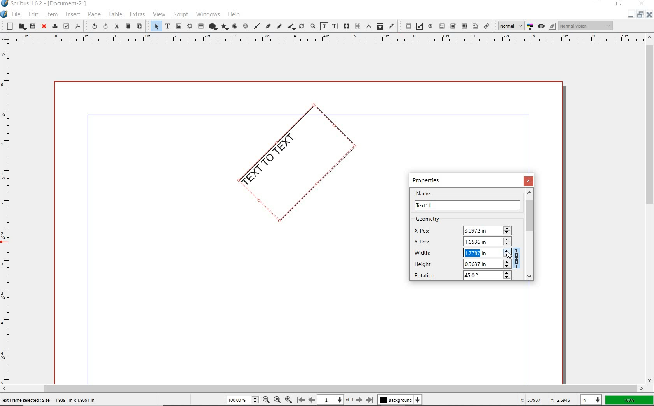  I want to click on edit contents of frame, so click(324, 26).